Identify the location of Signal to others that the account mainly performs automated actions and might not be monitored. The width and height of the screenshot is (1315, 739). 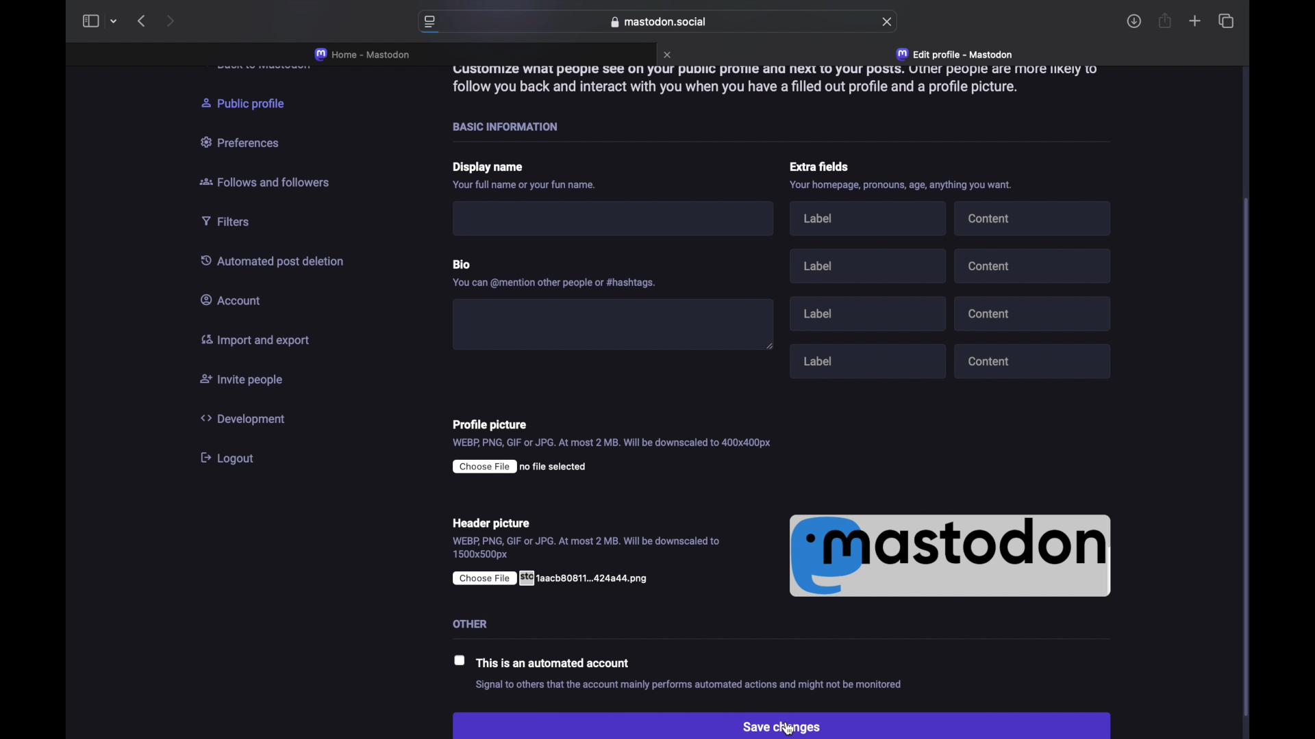
(709, 686).